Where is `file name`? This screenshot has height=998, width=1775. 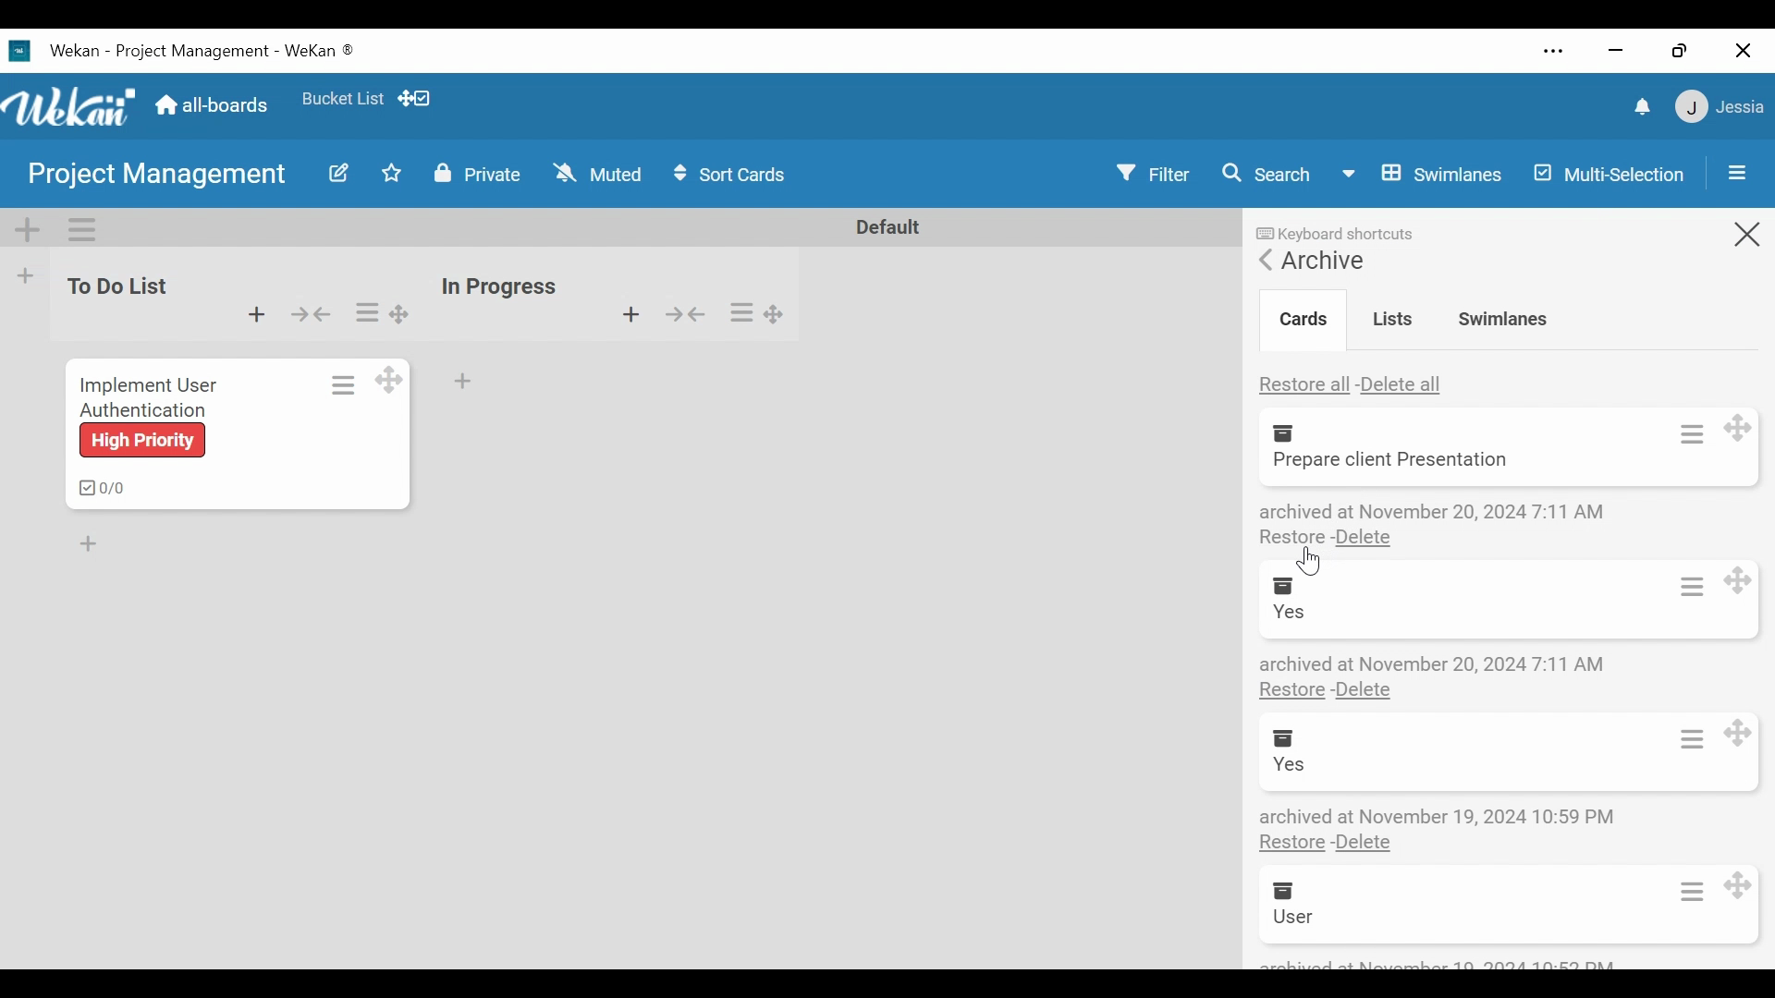
file name is located at coordinates (1389, 457).